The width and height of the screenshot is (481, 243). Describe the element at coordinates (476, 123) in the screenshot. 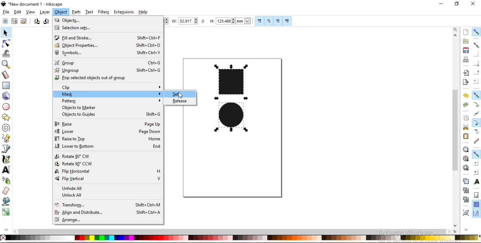

I see `snap cusp nodes` at that location.